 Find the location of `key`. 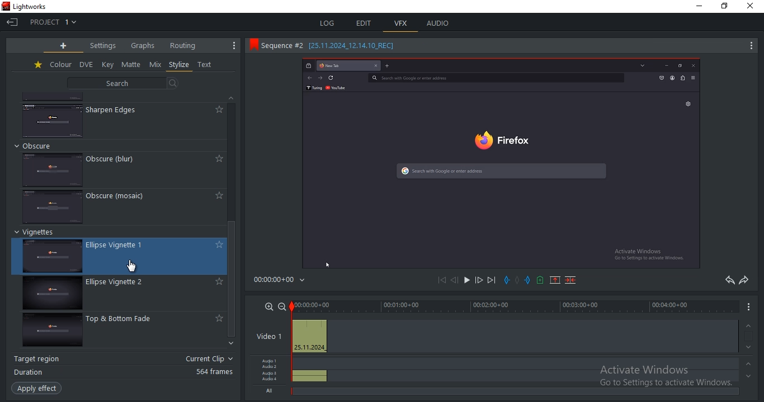

key is located at coordinates (108, 64).